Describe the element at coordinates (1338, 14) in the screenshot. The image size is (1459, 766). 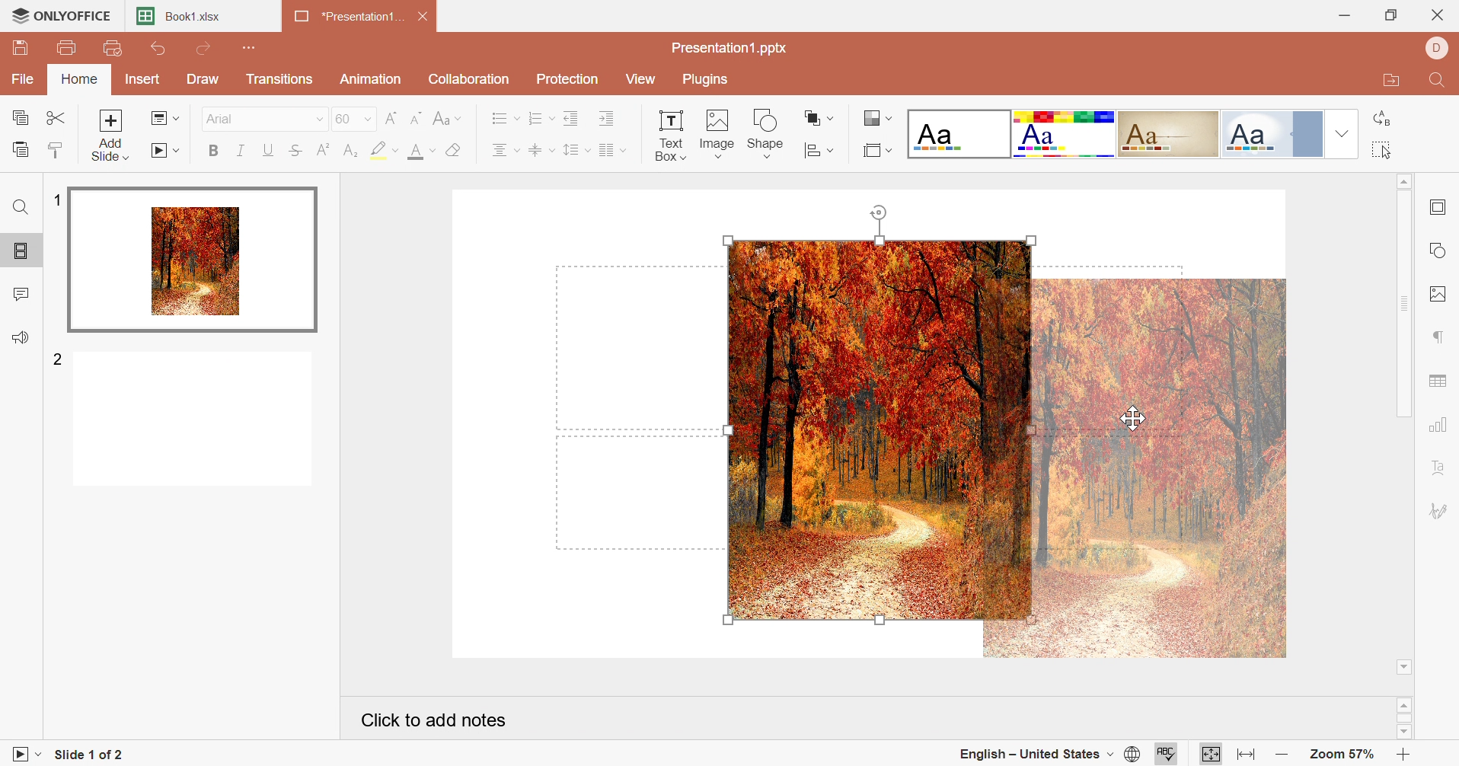
I see `Minimize` at that location.